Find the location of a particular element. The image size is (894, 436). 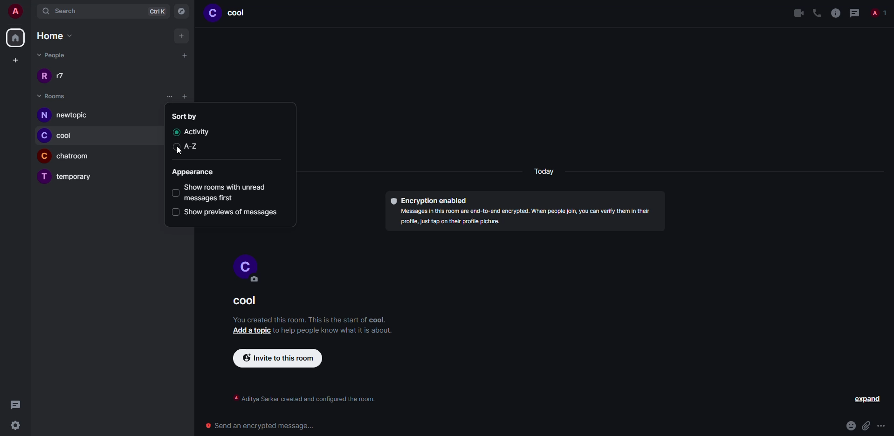

info is located at coordinates (530, 218).